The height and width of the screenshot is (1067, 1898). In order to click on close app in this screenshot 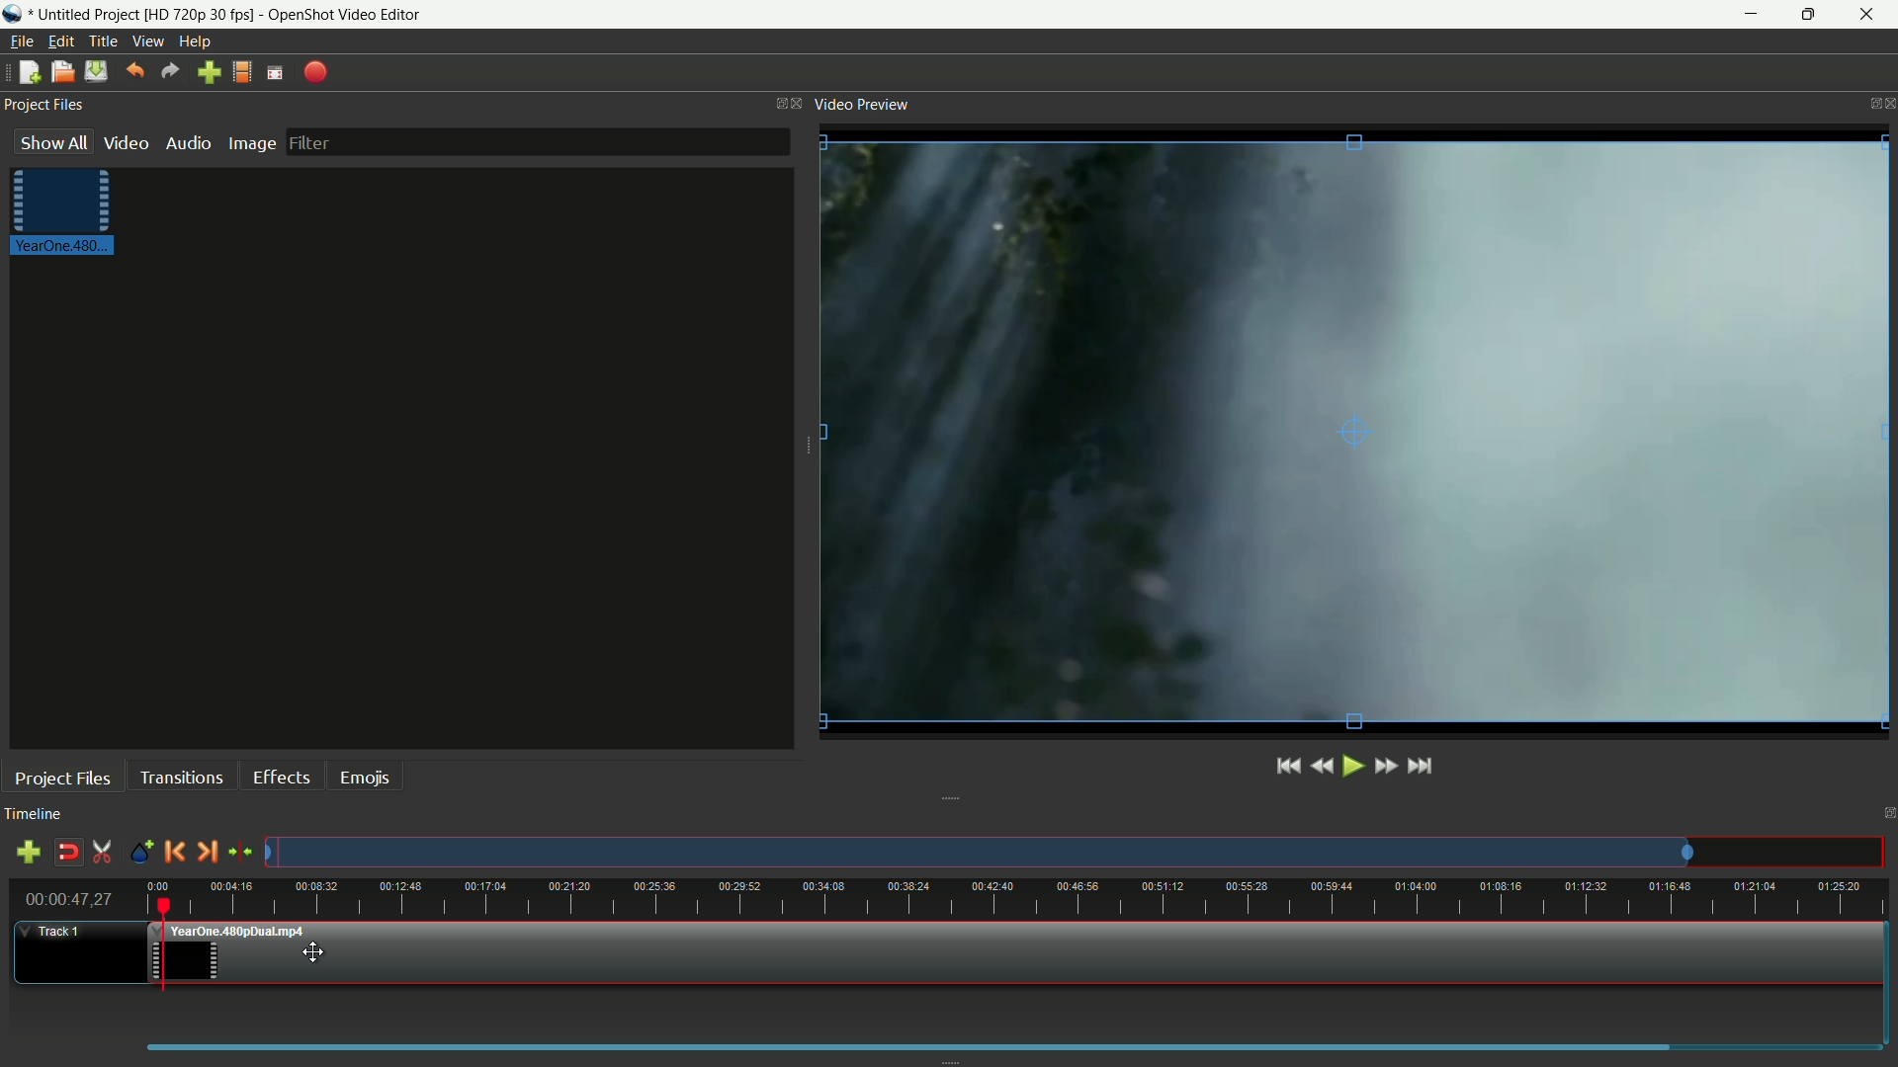, I will do `click(1869, 15)`.